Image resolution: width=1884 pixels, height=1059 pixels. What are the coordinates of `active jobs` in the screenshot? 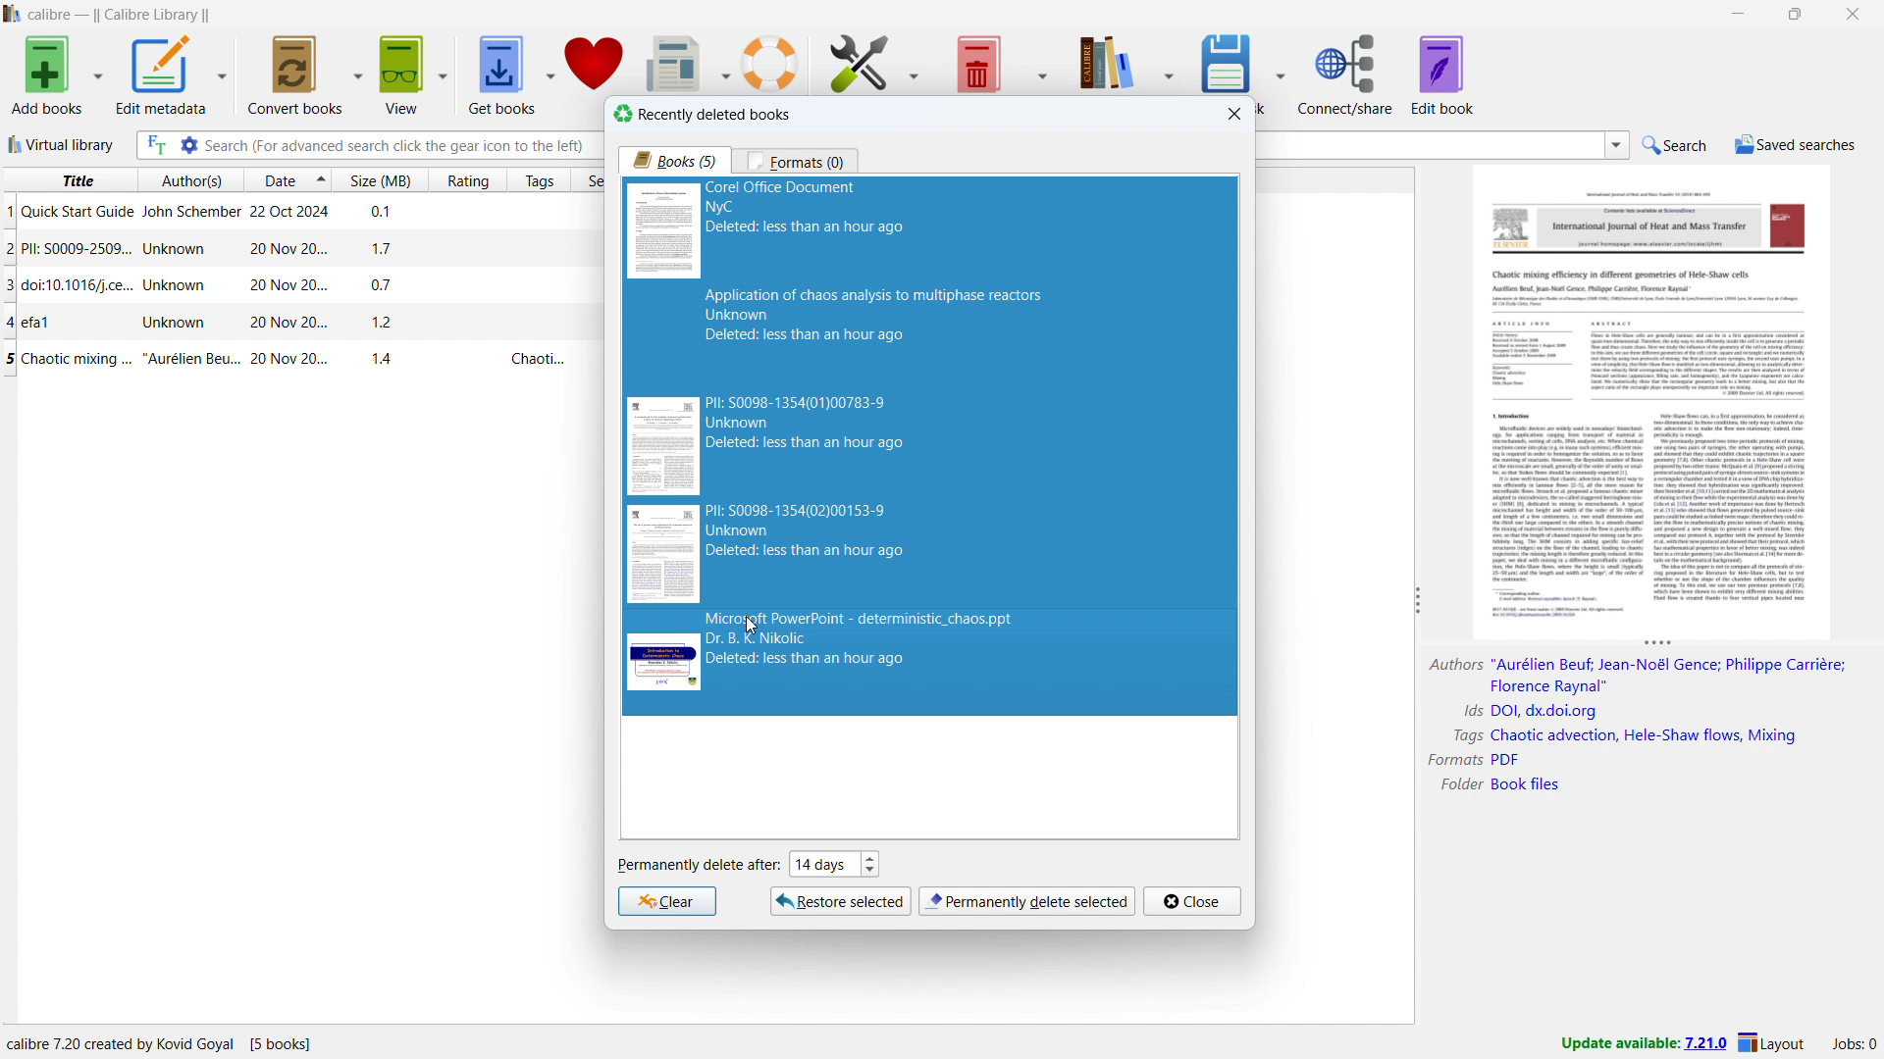 It's located at (1854, 1044).